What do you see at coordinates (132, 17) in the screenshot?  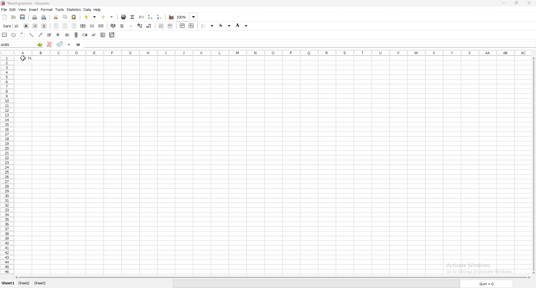 I see `summation` at bounding box center [132, 17].